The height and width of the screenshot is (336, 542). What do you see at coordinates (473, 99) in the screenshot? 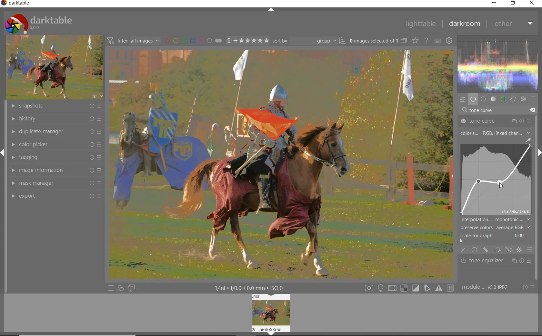
I see `show only active modules` at bounding box center [473, 99].